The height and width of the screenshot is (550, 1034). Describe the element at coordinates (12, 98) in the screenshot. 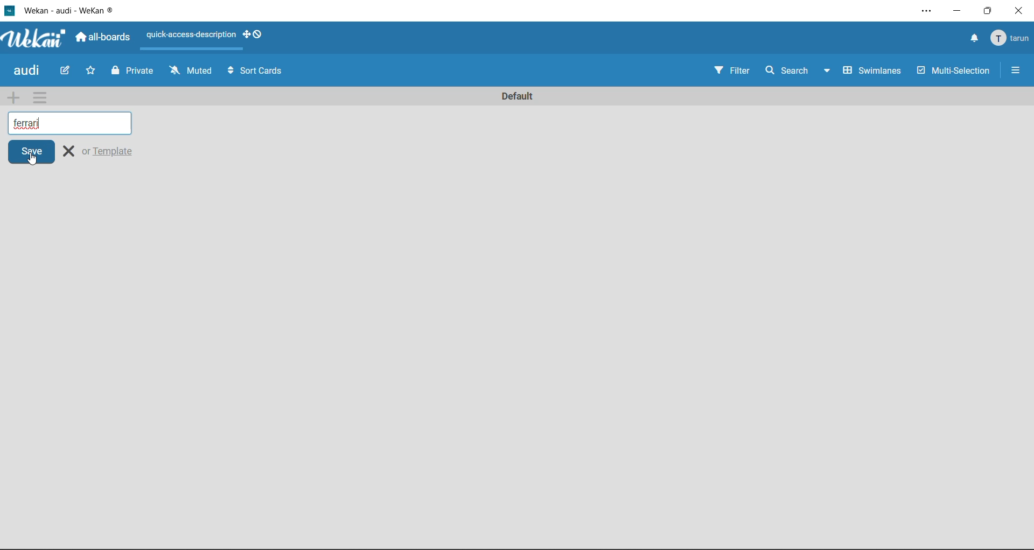

I see `add swimlane` at that location.